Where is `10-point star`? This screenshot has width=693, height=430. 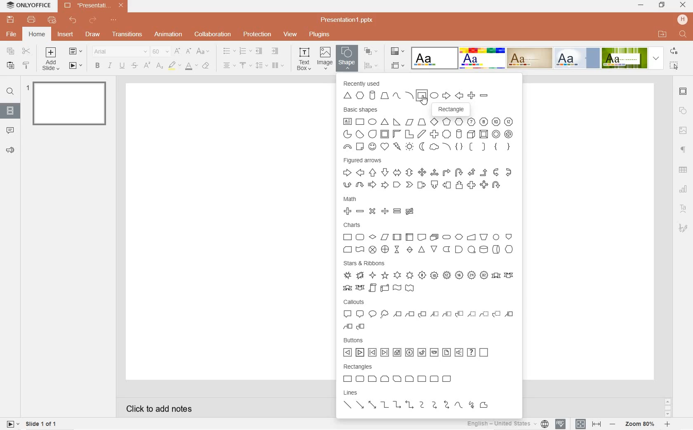
10-point star is located at coordinates (434, 276).